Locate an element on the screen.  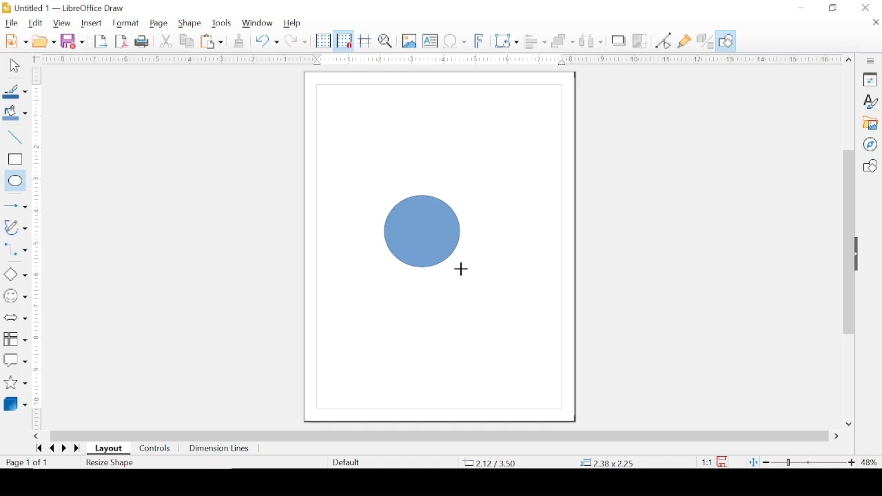
drawing cursor is located at coordinates (463, 270).